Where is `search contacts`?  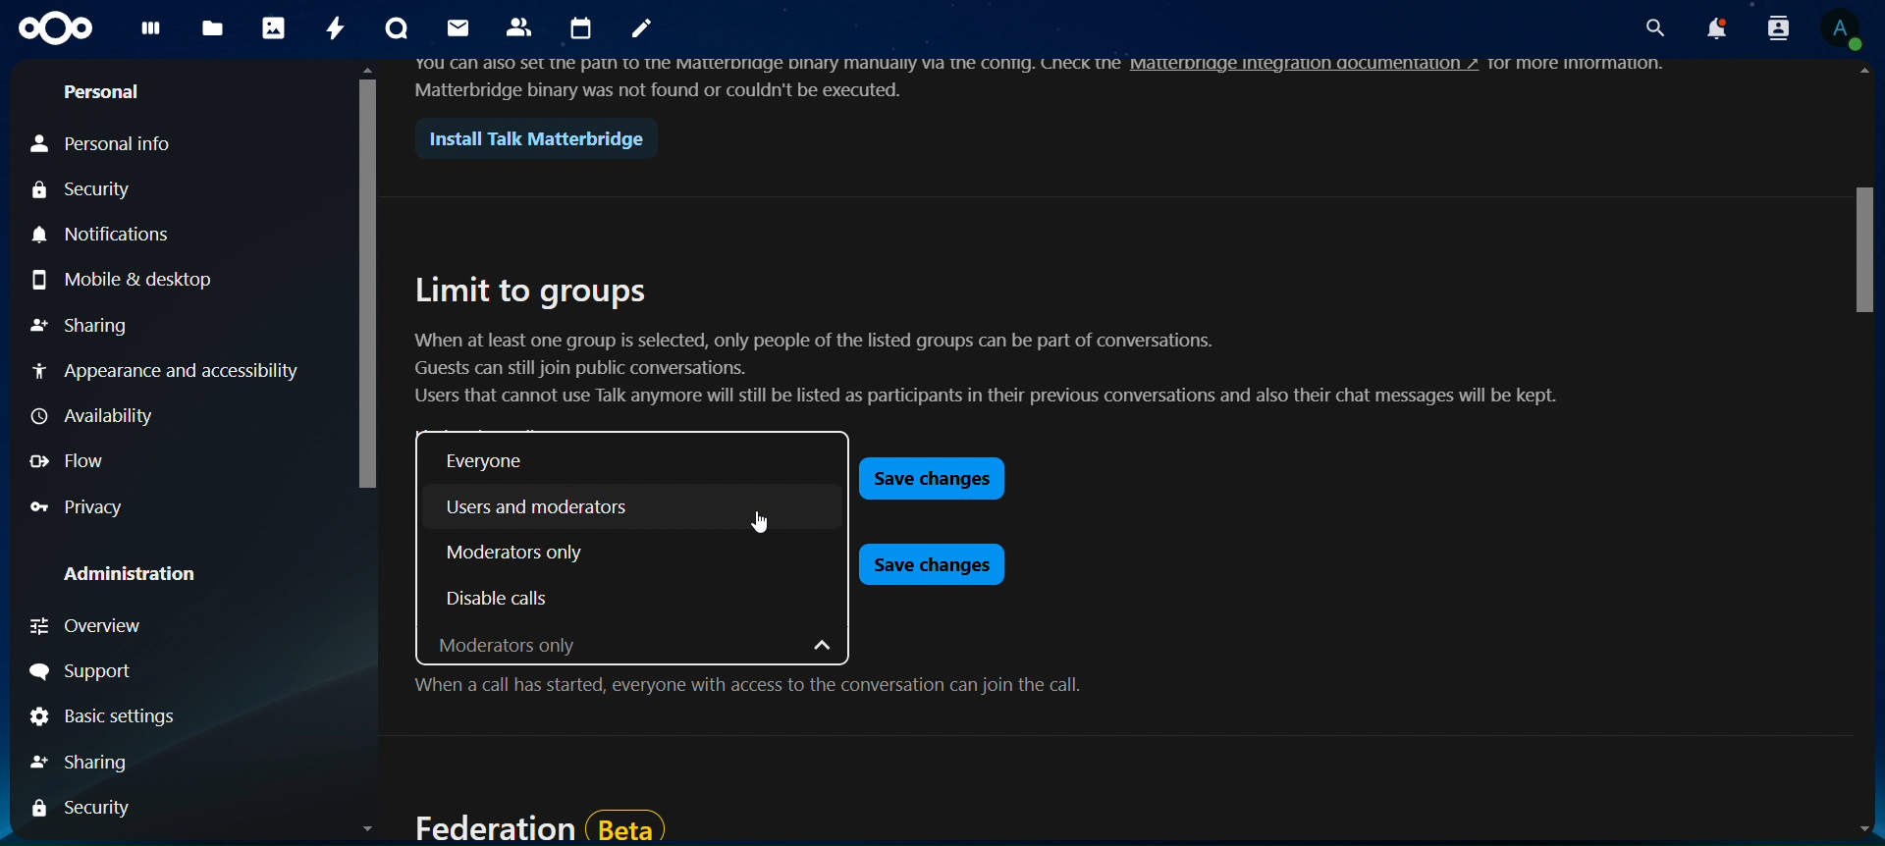
search contacts is located at coordinates (1772, 27).